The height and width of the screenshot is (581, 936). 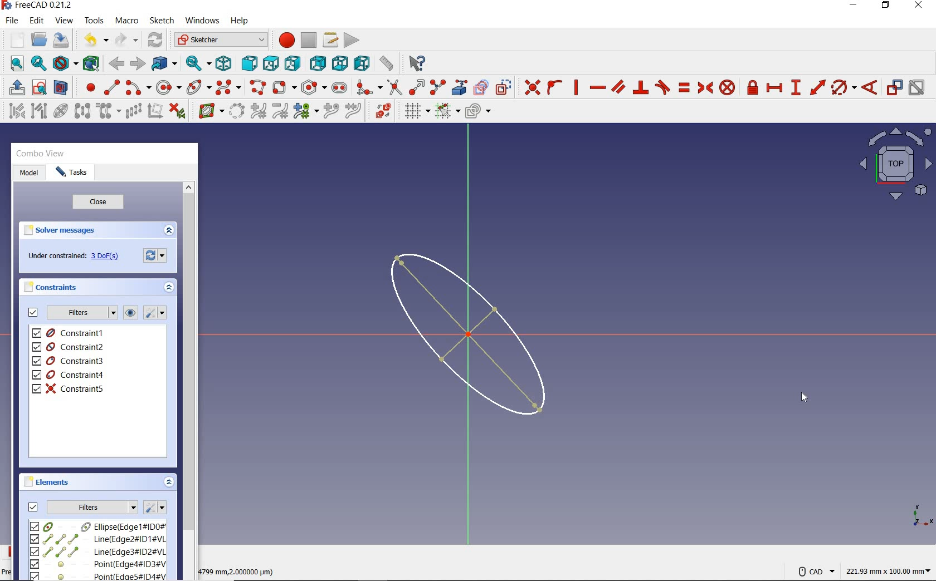 I want to click on constrain tangent, so click(x=663, y=86).